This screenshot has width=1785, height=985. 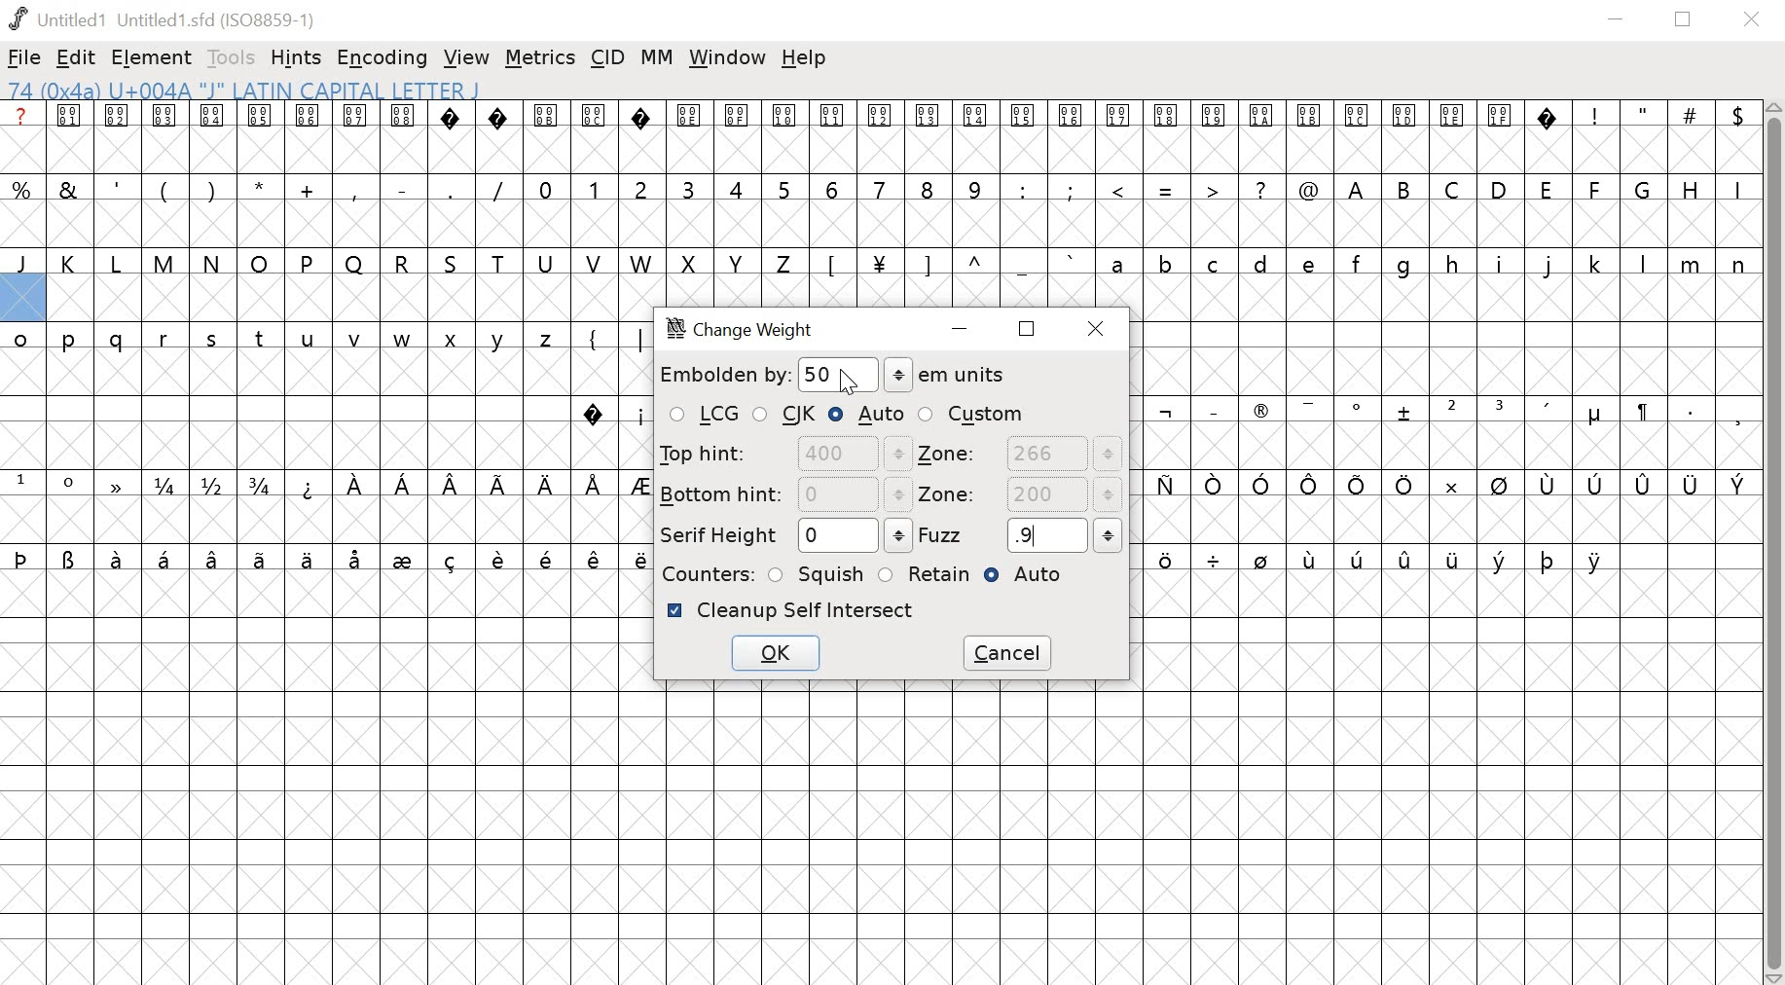 What do you see at coordinates (1684, 19) in the screenshot?
I see `restore down` at bounding box center [1684, 19].